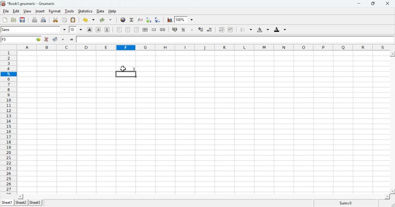  Describe the element at coordinates (70, 11) in the screenshot. I see `Tools` at that location.